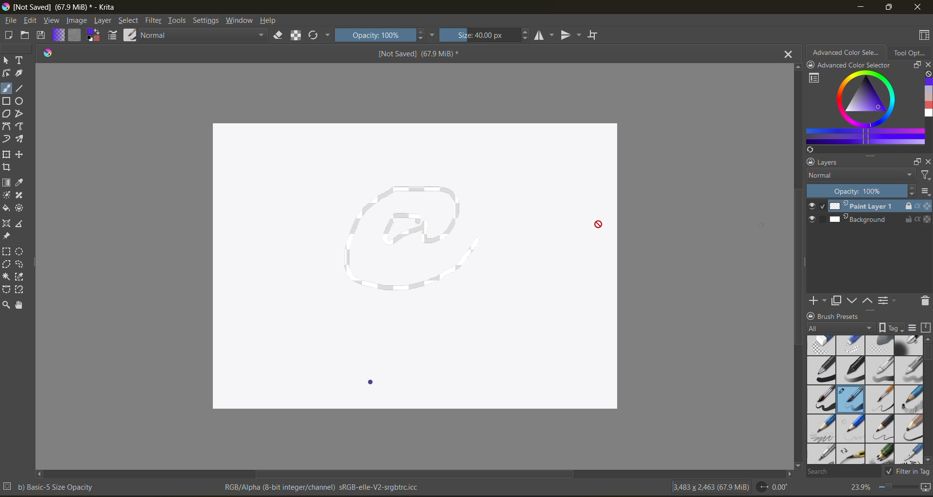 The height and width of the screenshot is (497, 933). What do you see at coordinates (881, 370) in the screenshot?
I see `light grey pen` at bounding box center [881, 370].